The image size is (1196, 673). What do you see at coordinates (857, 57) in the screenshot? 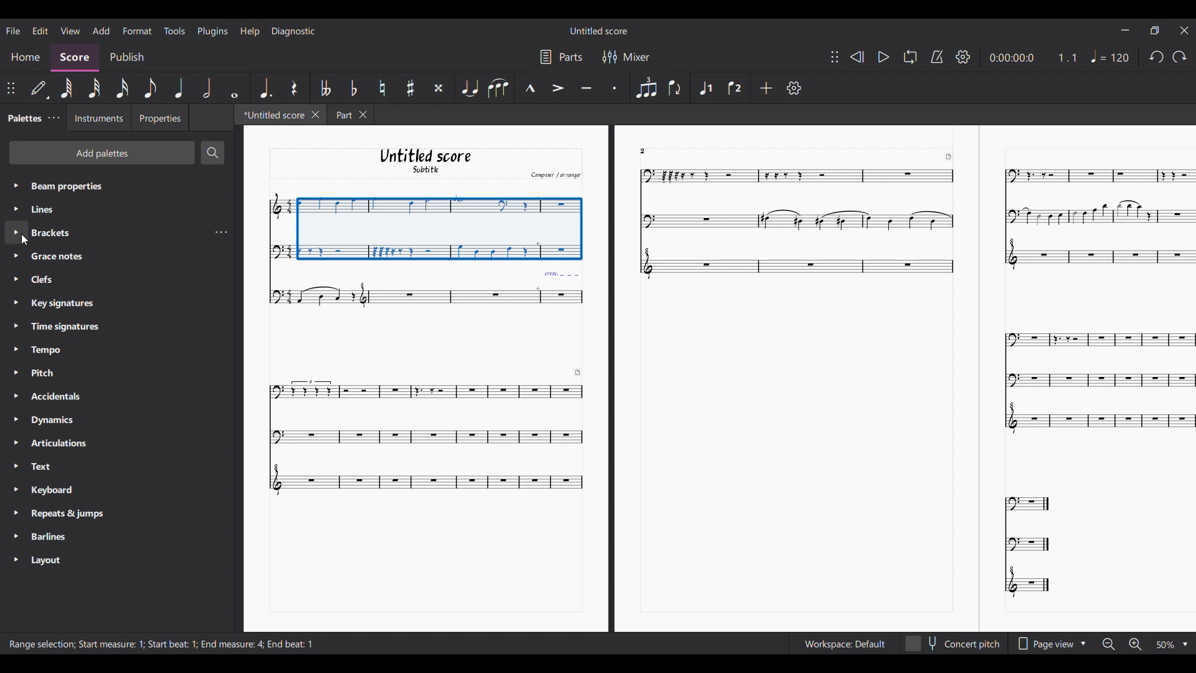
I see `Rewind` at bounding box center [857, 57].